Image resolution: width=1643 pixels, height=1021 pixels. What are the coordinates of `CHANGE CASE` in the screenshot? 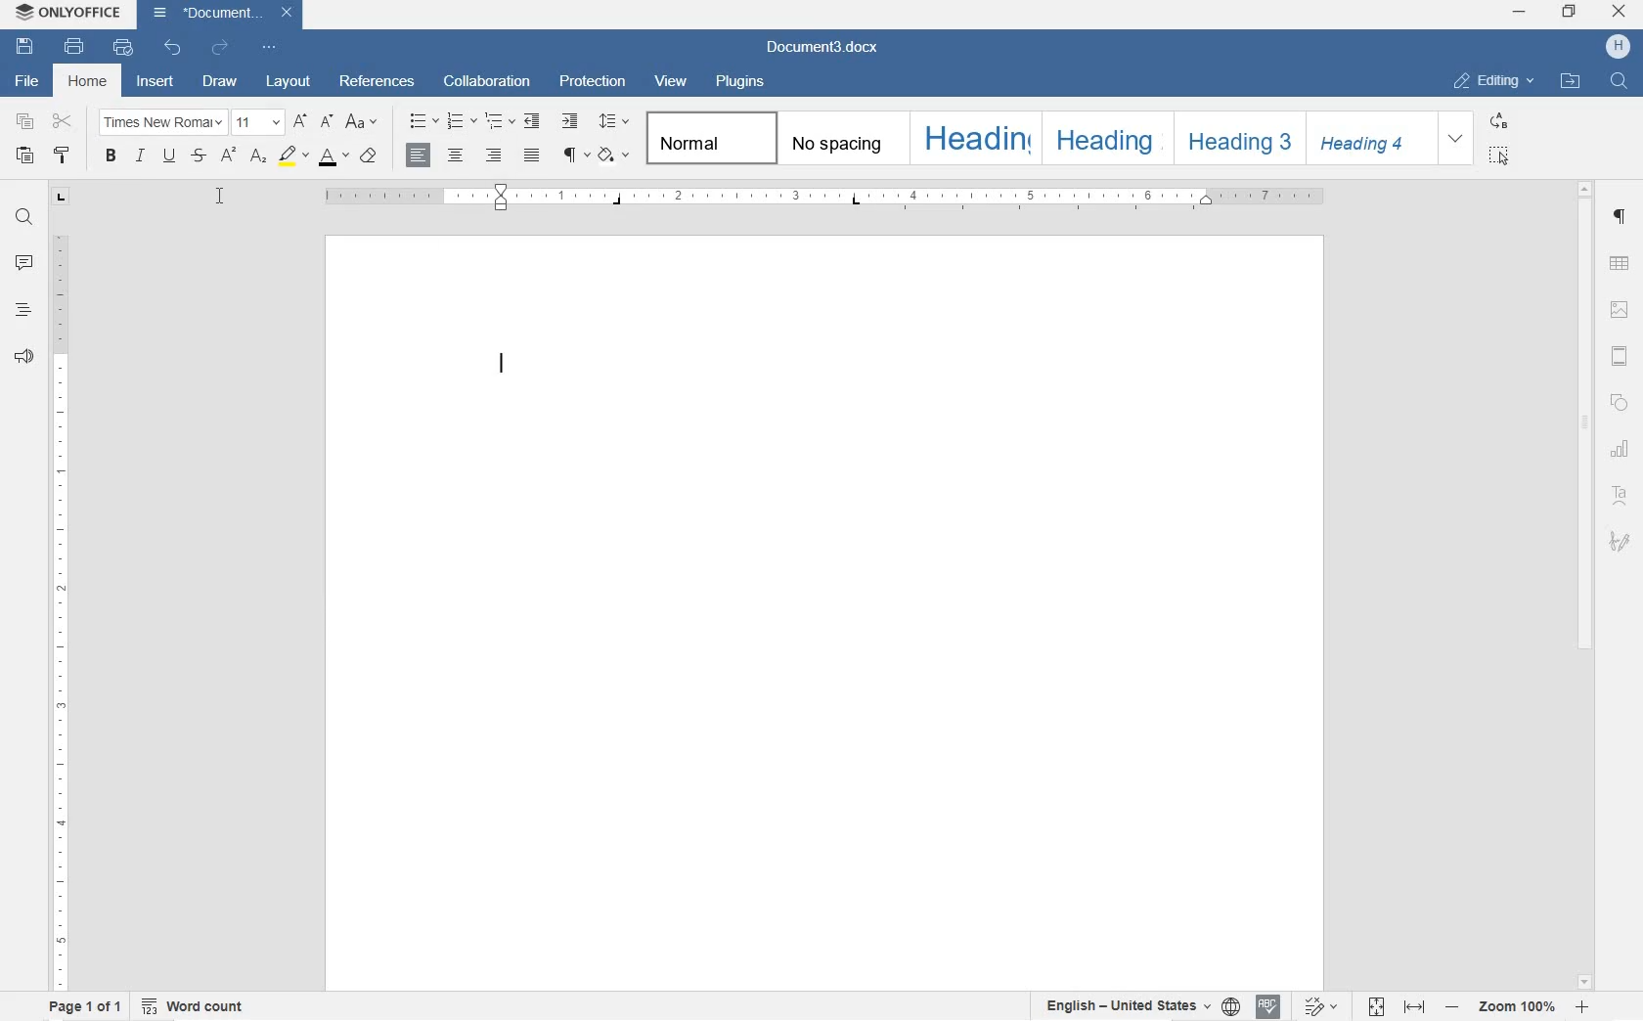 It's located at (366, 122).